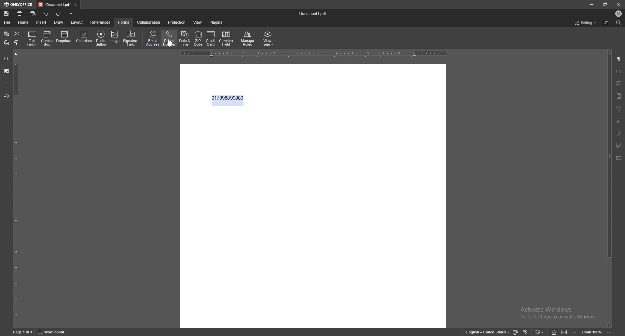 The height and width of the screenshot is (336, 625). Describe the element at coordinates (199, 38) in the screenshot. I see `zip code` at that location.